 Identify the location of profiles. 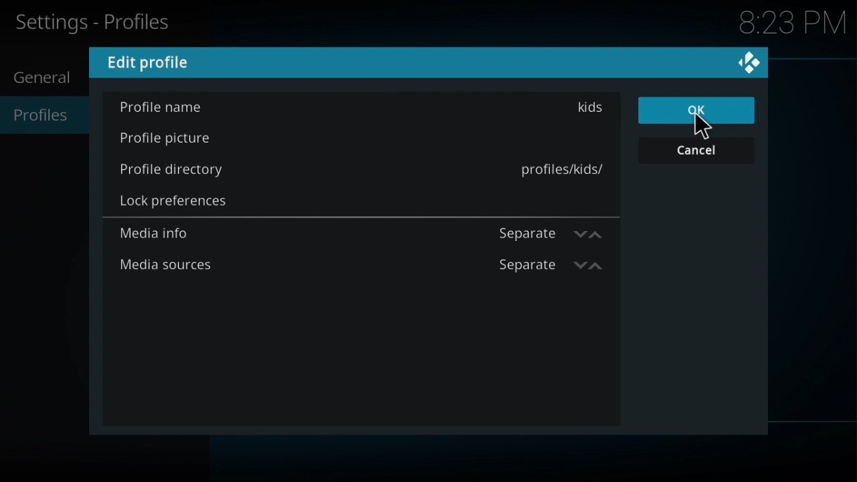
(42, 116).